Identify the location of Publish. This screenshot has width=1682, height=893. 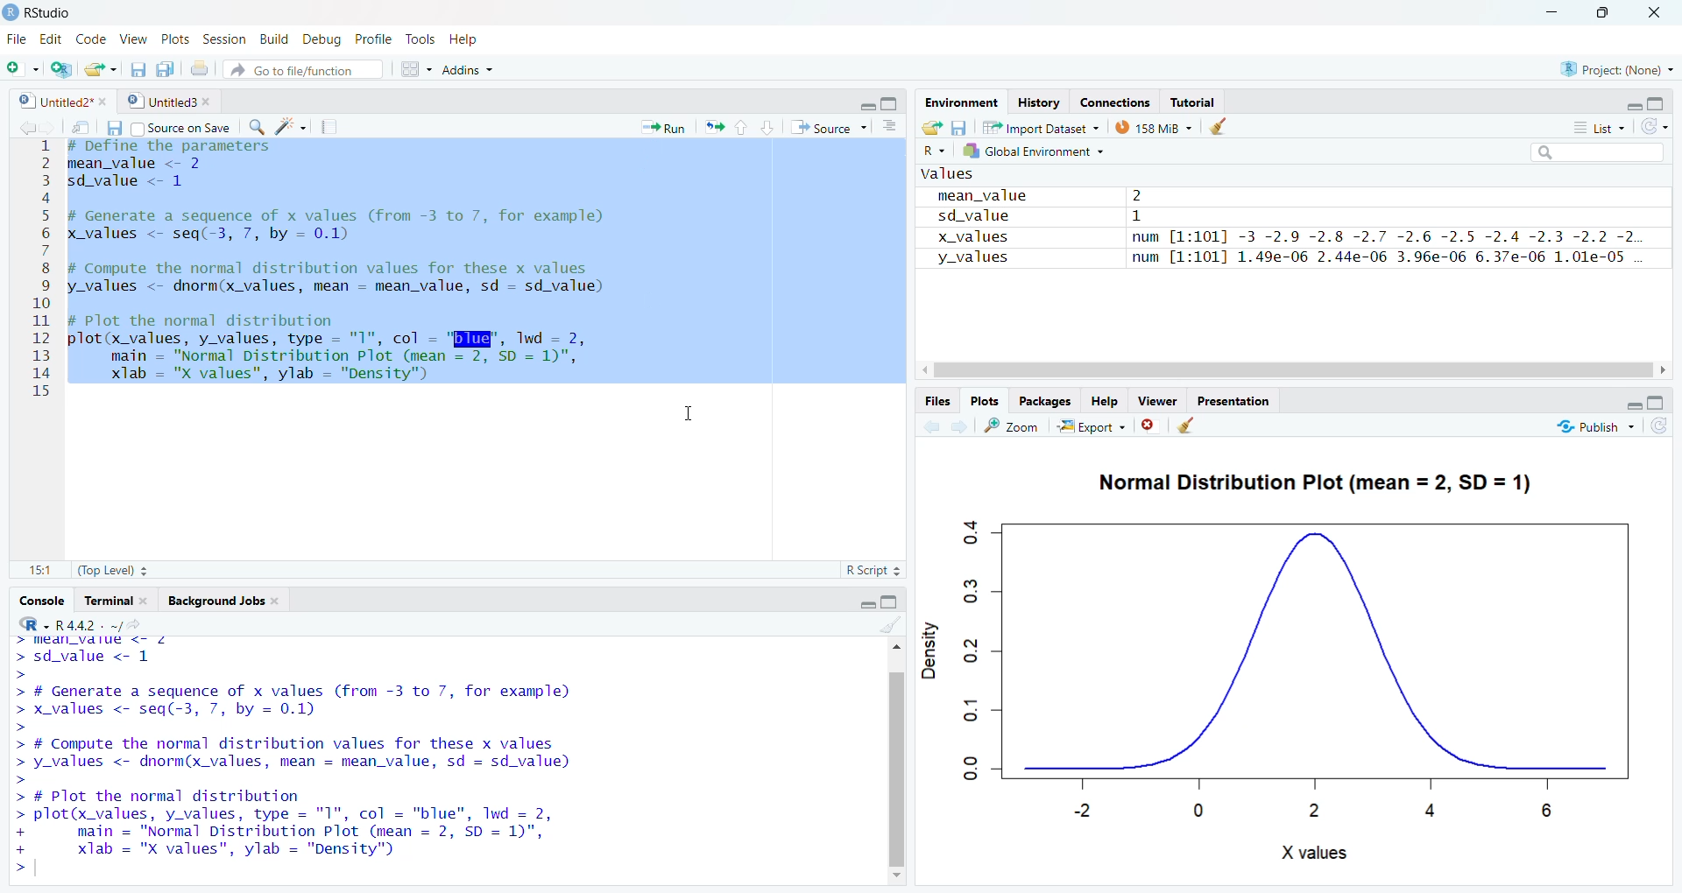
(1585, 426).